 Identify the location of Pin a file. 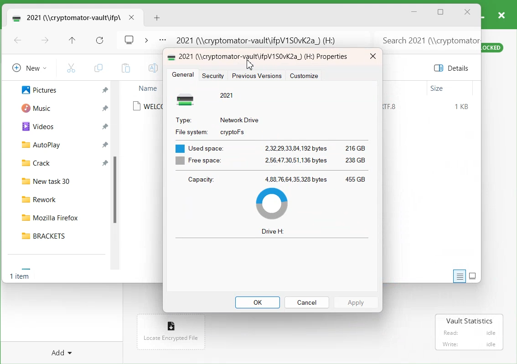
(105, 144).